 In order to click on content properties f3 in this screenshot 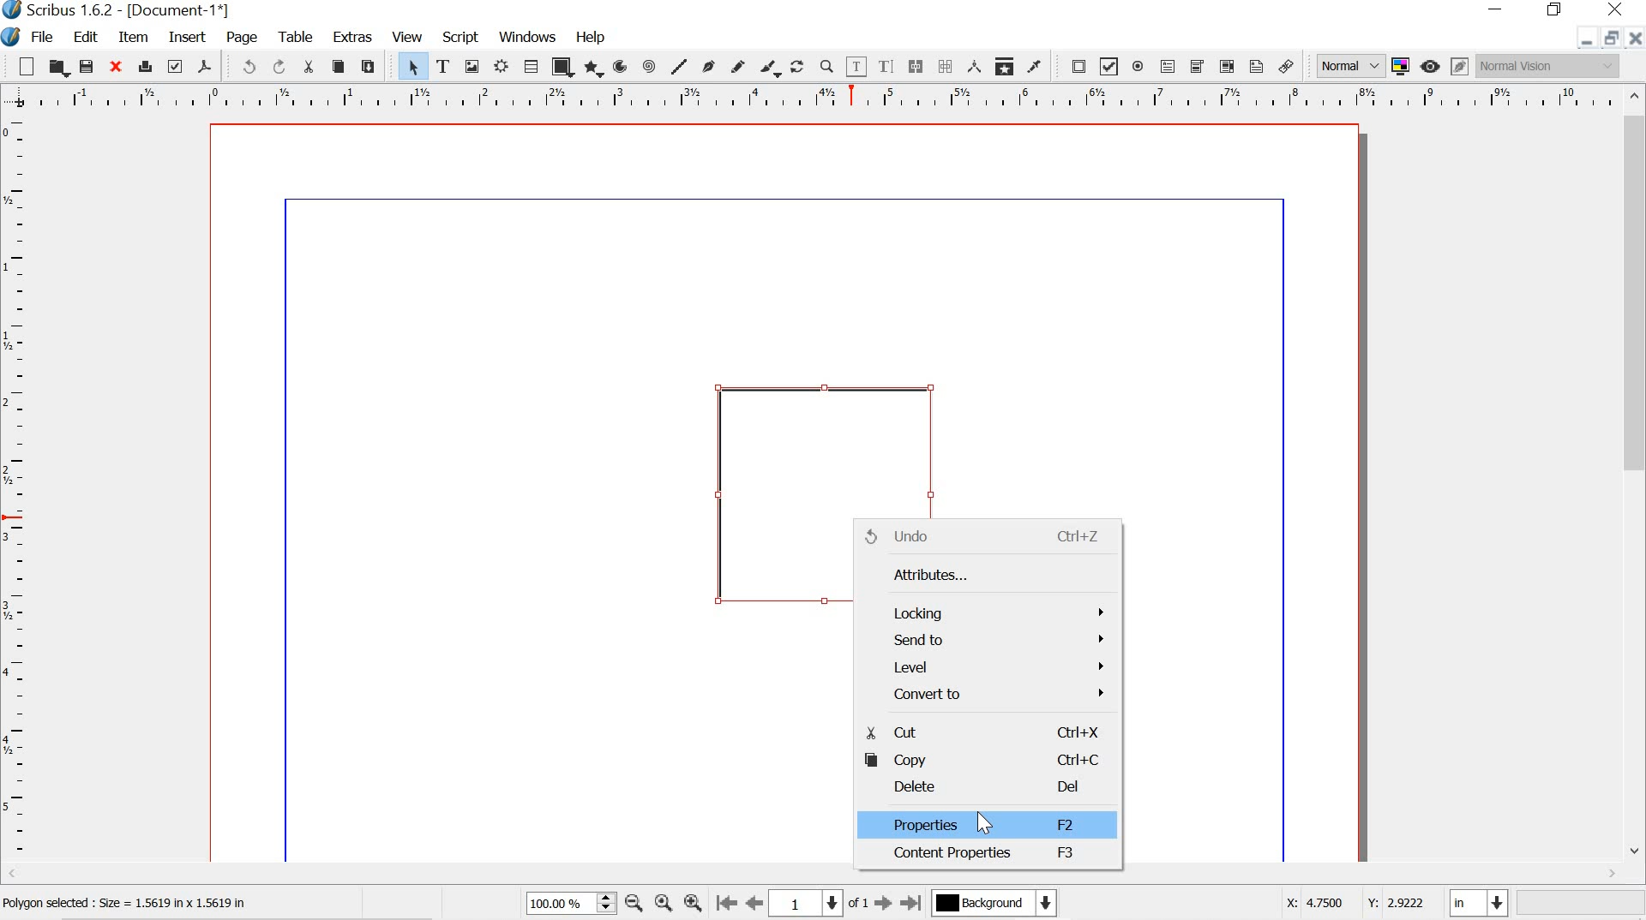, I will do `click(988, 855)`.